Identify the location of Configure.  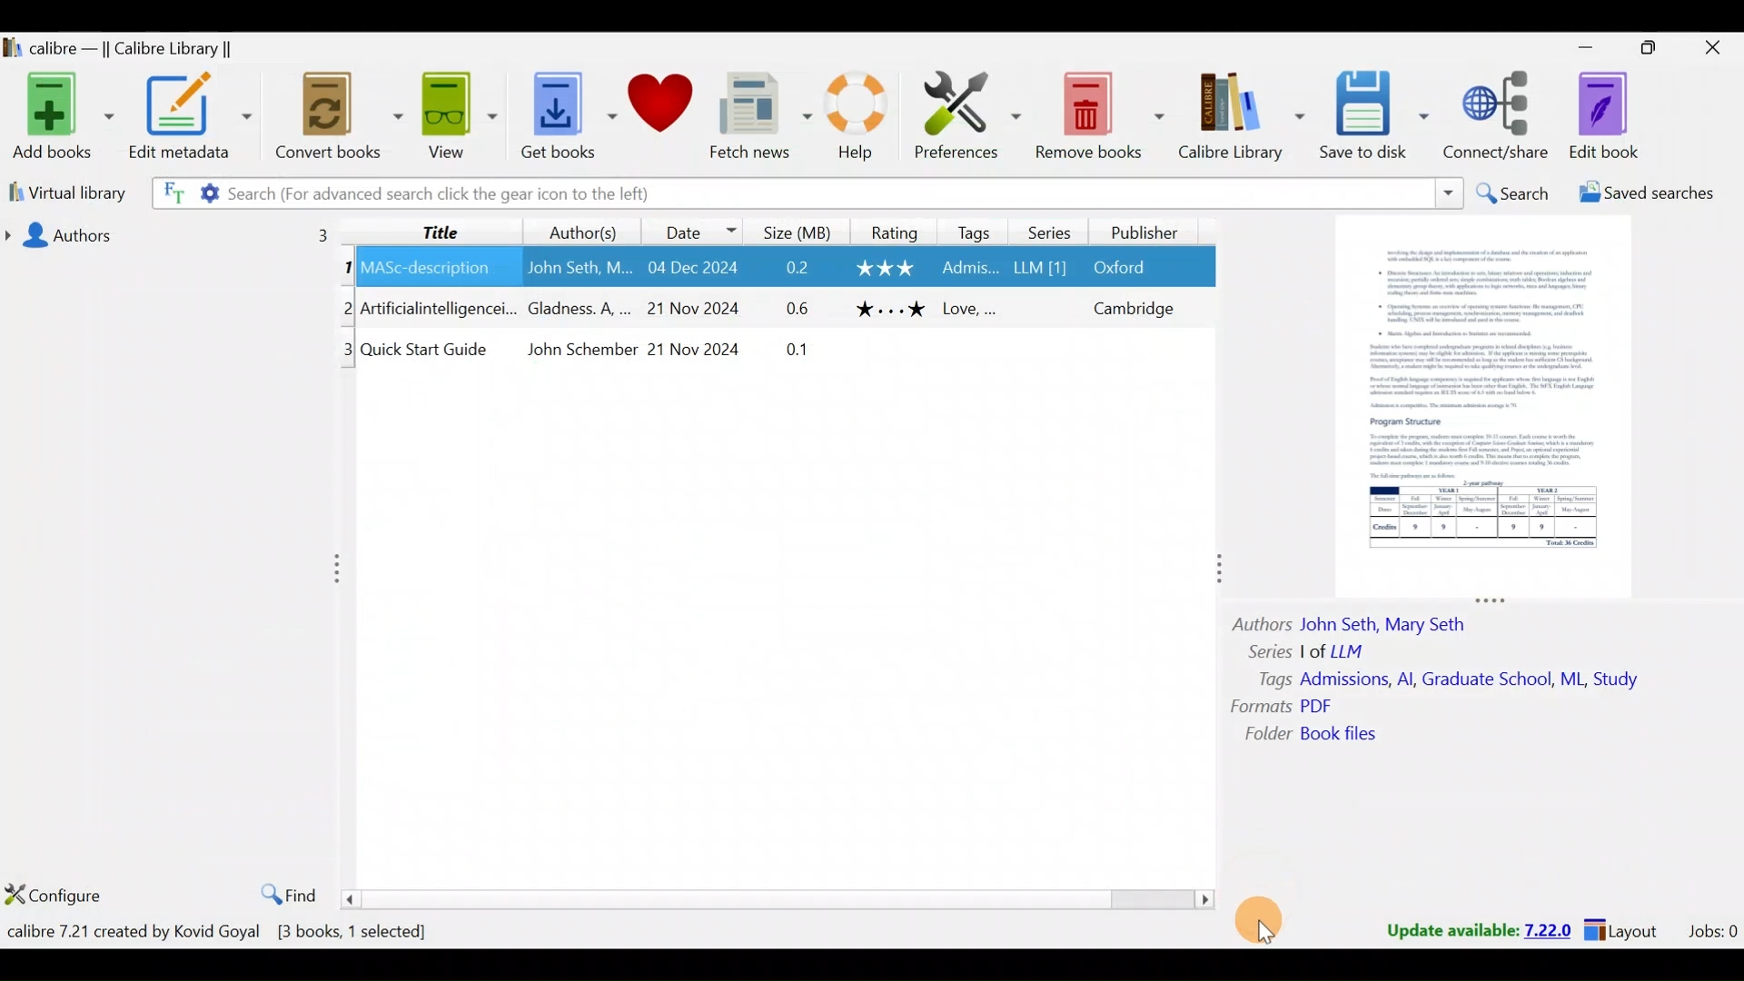
(64, 893).